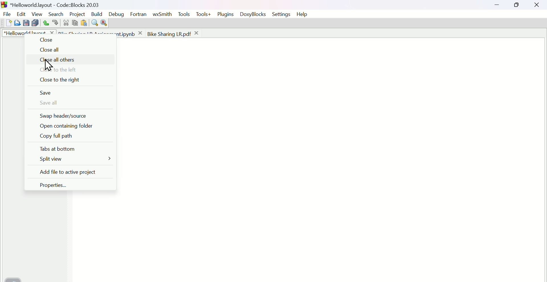 This screenshot has height=282, width=547. What do you see at coordinates (139, 15) in the screenshot?
I see `Fortran` at bounding box center [139, 15].